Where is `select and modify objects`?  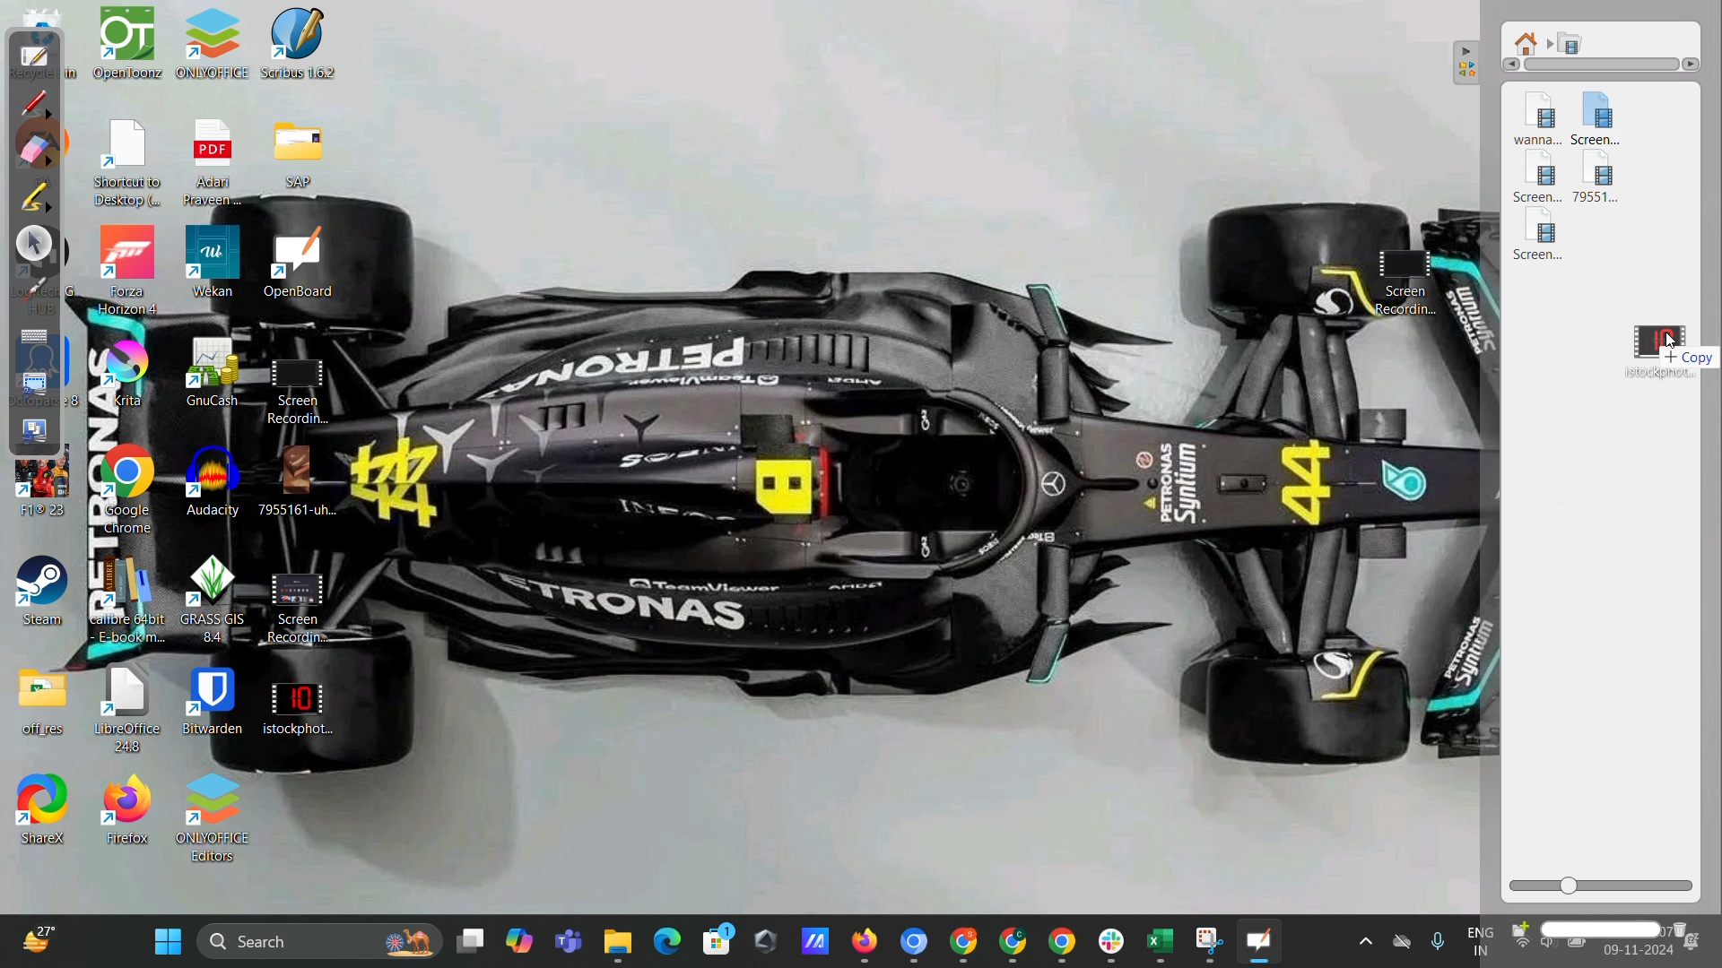 select and modify objects is located at coordinates (32, 244).